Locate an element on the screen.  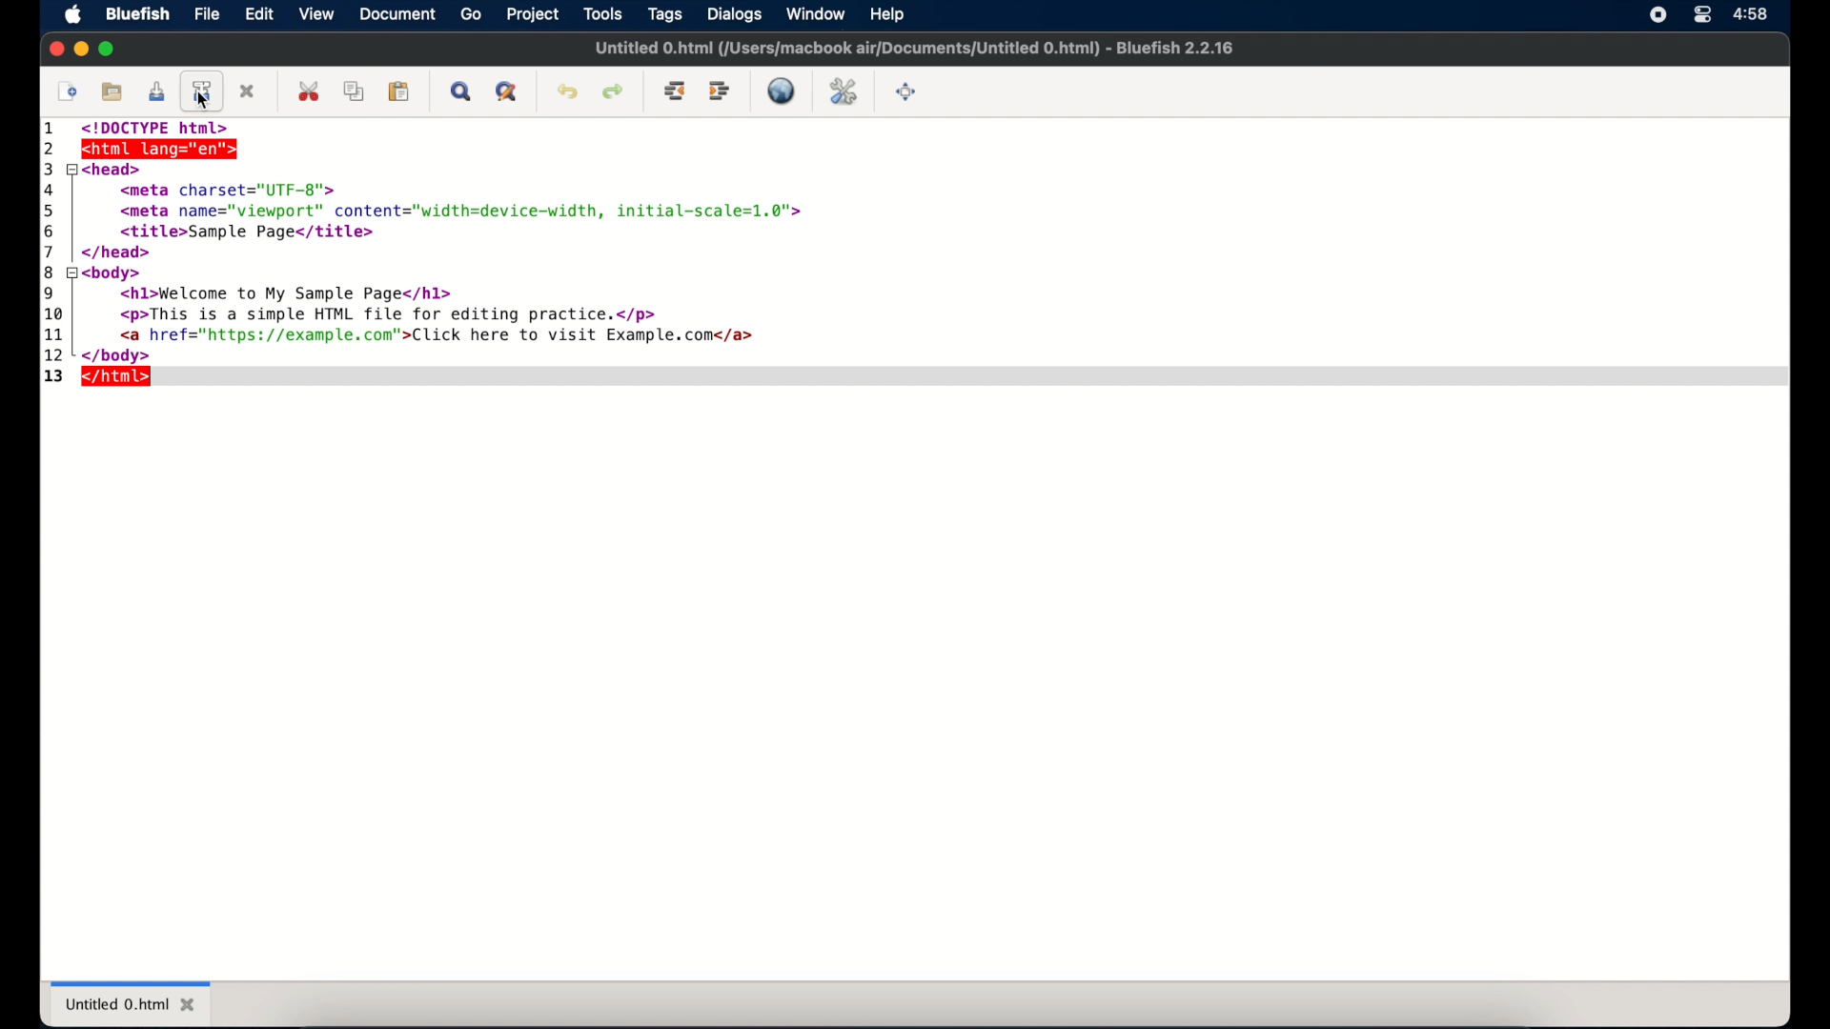
<title>Sample Page</title> is located at coordinates (238, 232).